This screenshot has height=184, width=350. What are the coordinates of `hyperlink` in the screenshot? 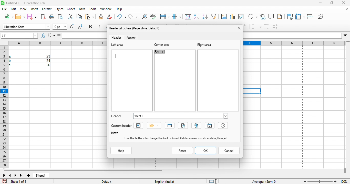 It's located at (263, 18).